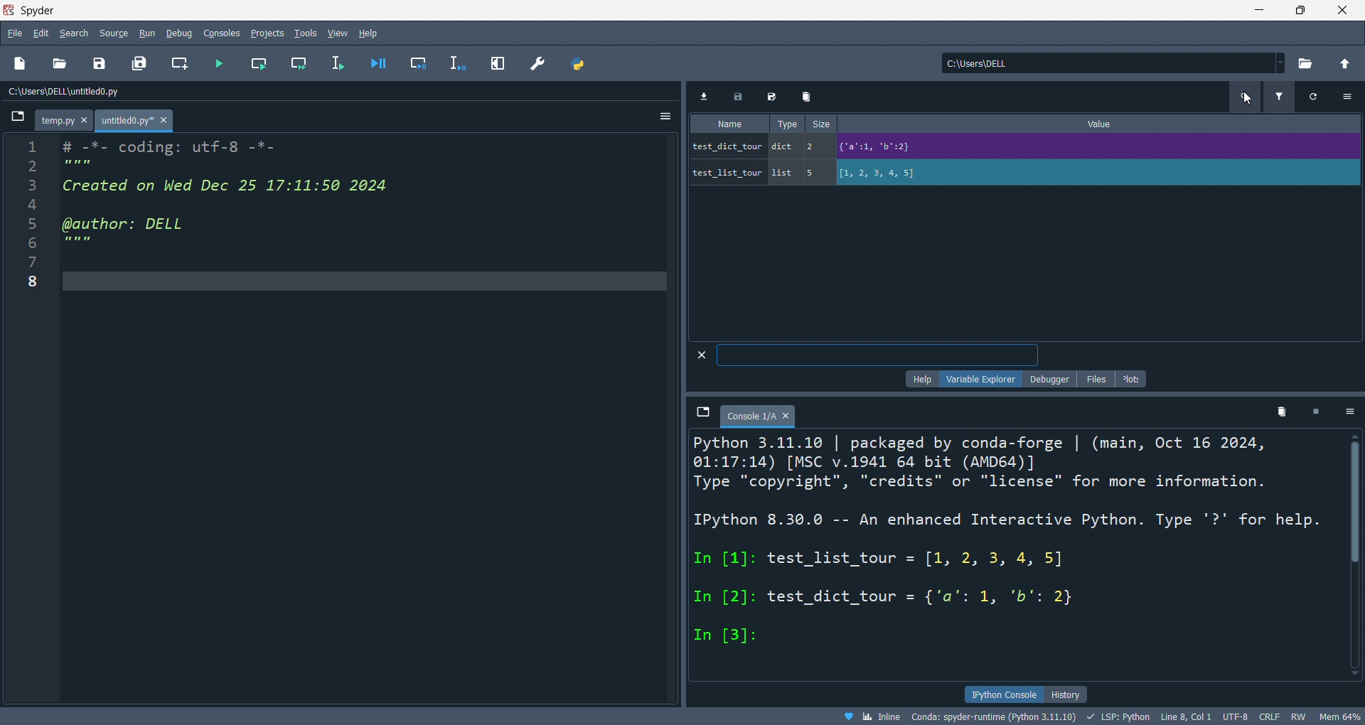 The height and width of the screenshot is (725, 1365). Describe the element at coordinates (1093, 377) in the screenshot. I see `files` at that location.